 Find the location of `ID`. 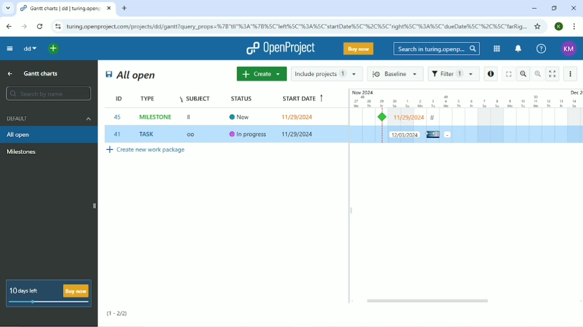

ID is located at coordinates (113, 99).